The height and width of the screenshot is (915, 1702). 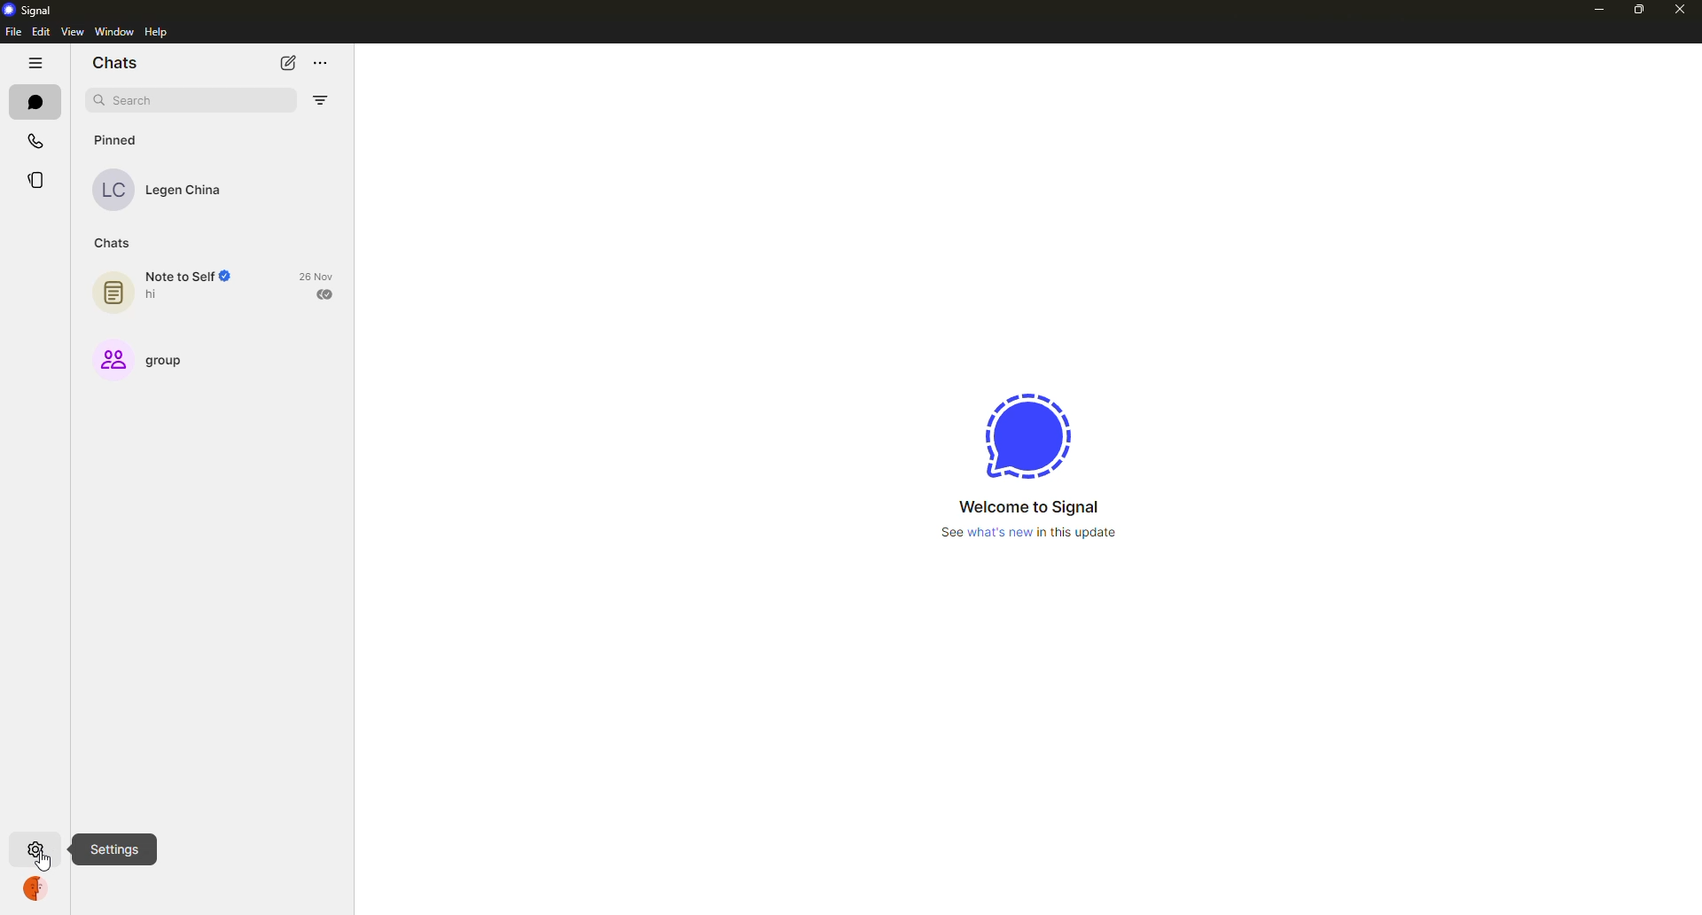 I want to click on pinned, so click(x=115, y=138).